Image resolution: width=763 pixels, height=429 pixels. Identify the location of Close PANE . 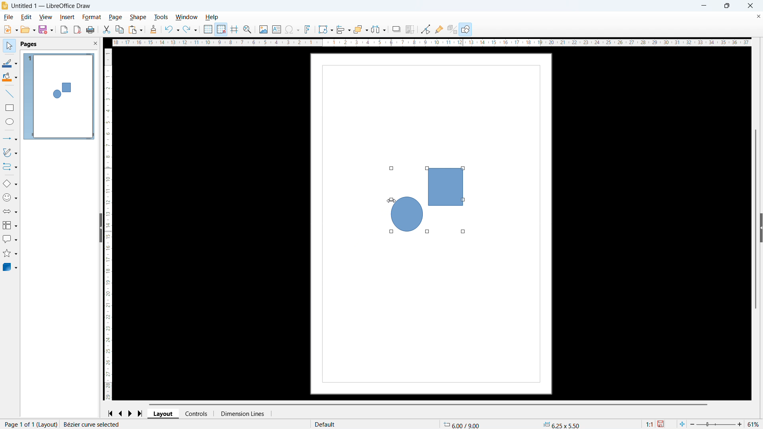
(95, 43).